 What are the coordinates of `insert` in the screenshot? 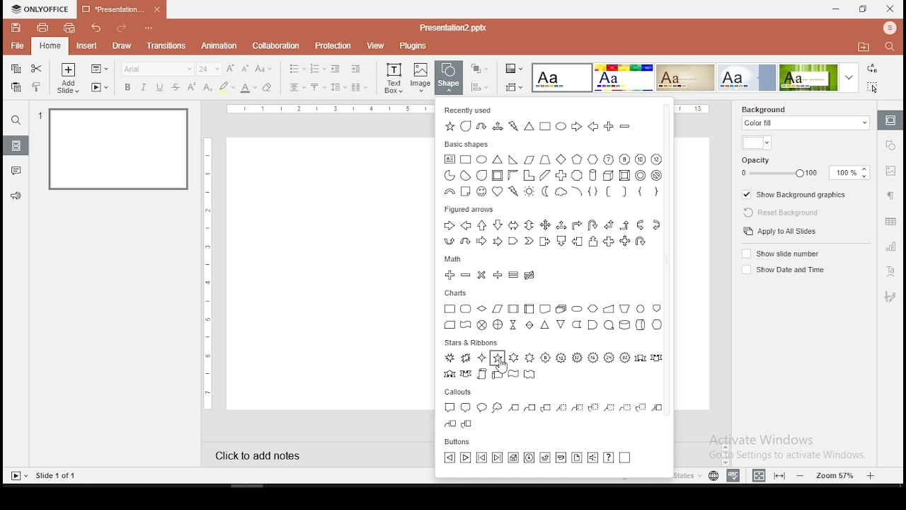 It's located at (86, 45).